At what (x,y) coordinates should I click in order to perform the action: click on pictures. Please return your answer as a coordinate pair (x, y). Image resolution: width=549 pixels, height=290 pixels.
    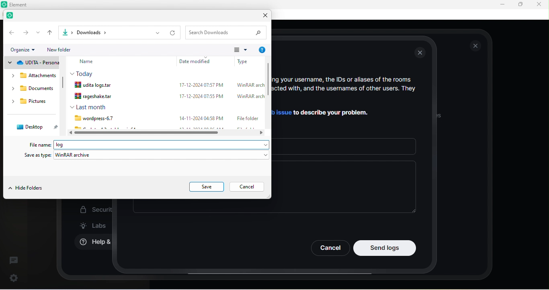
    Looking at the image, I should click on (33, 102).